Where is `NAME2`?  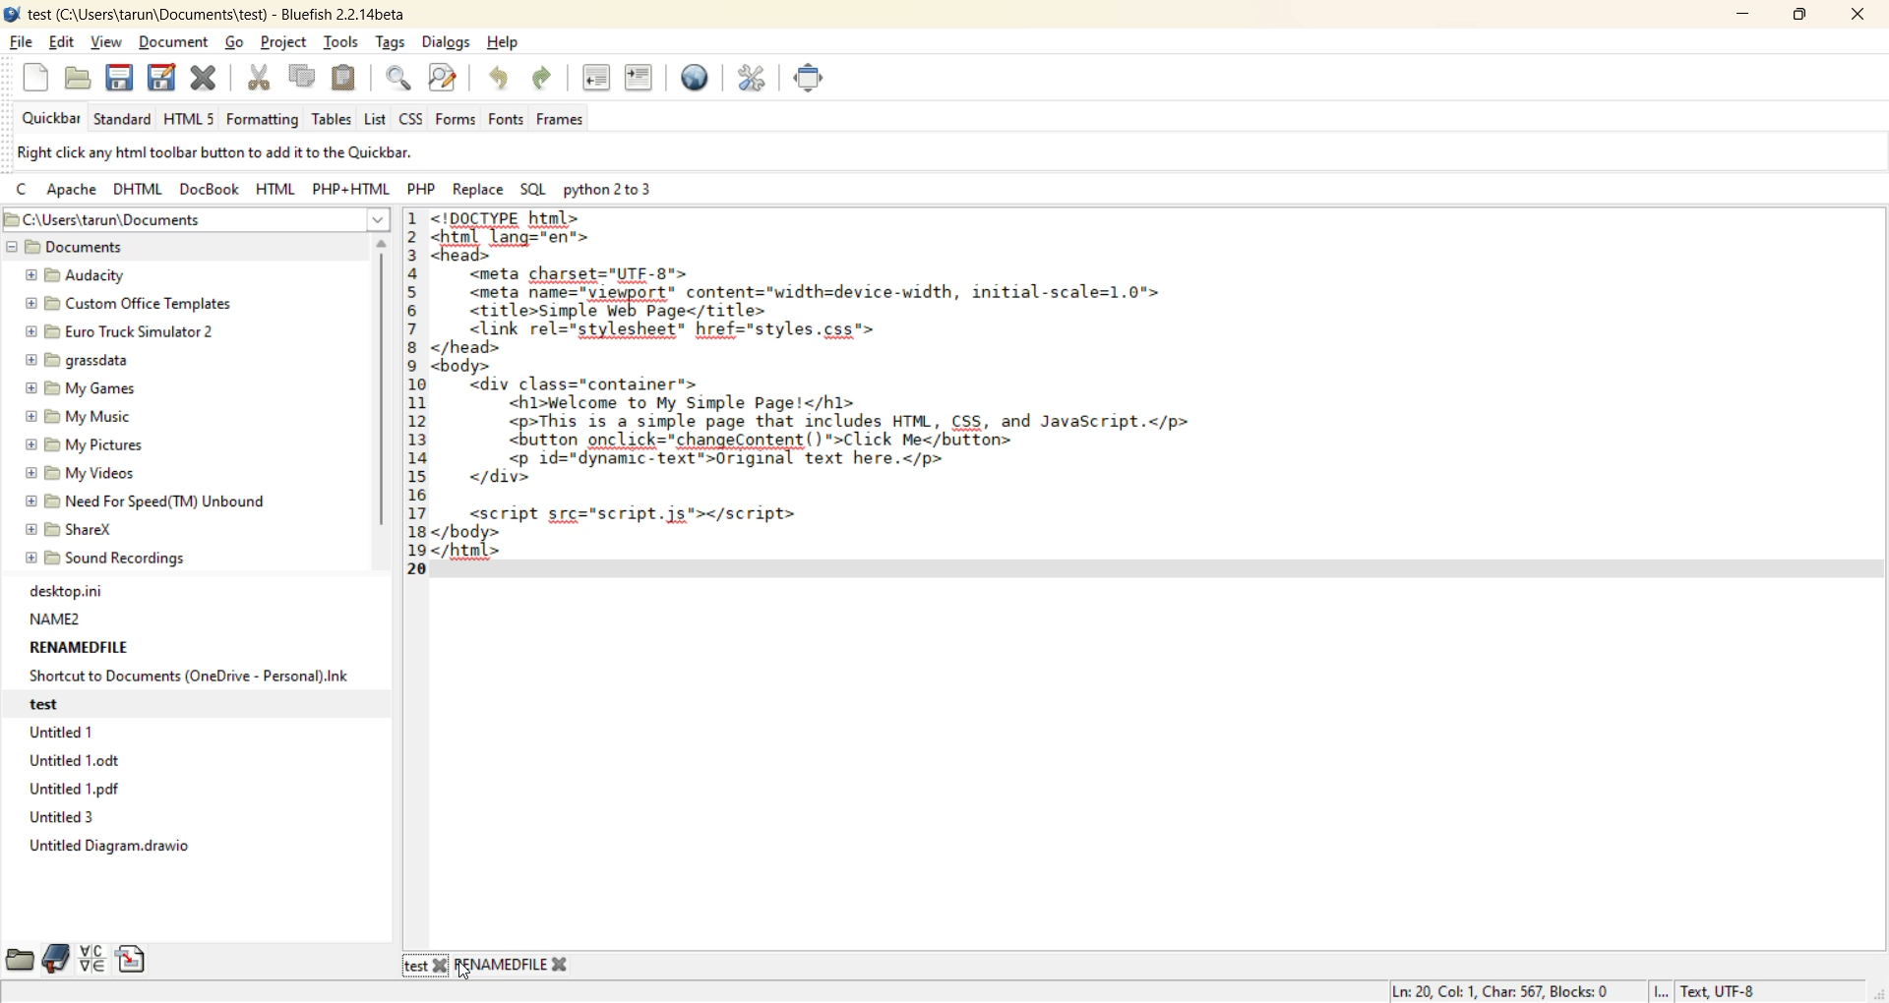 NAME2 is located at coordinates (57, 615).